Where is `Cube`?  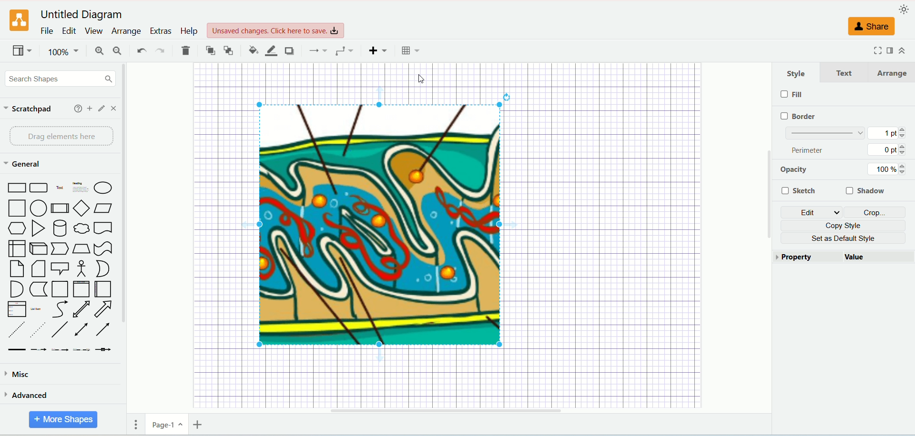 Cube is located at coordinates (40, 249).